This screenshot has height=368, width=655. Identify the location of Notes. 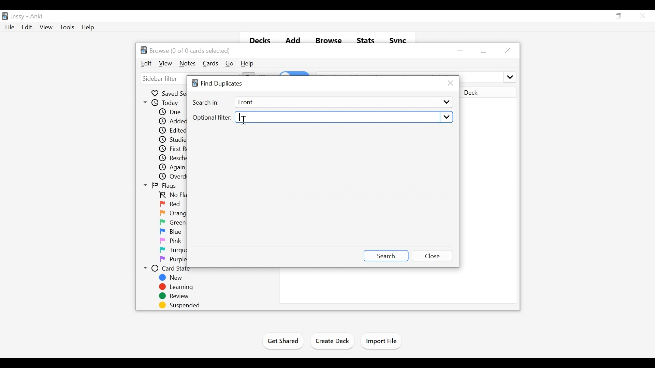
(188, 64).